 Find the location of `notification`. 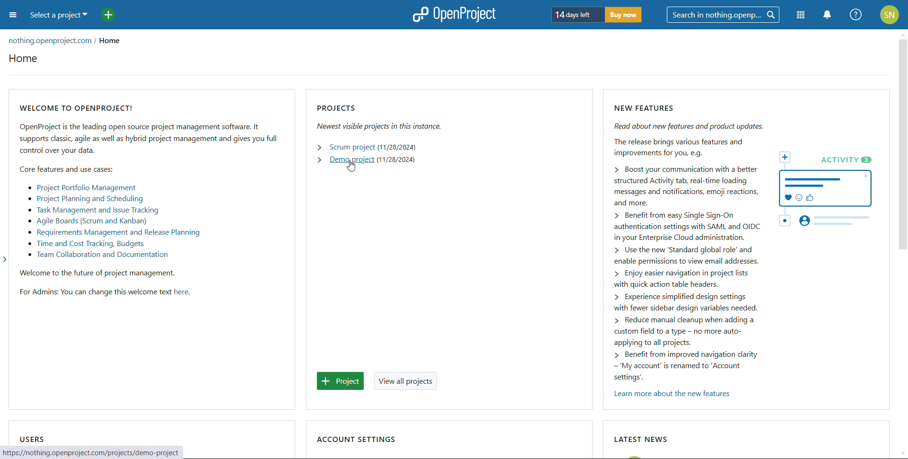

notification is located at coordinates (829, 15).